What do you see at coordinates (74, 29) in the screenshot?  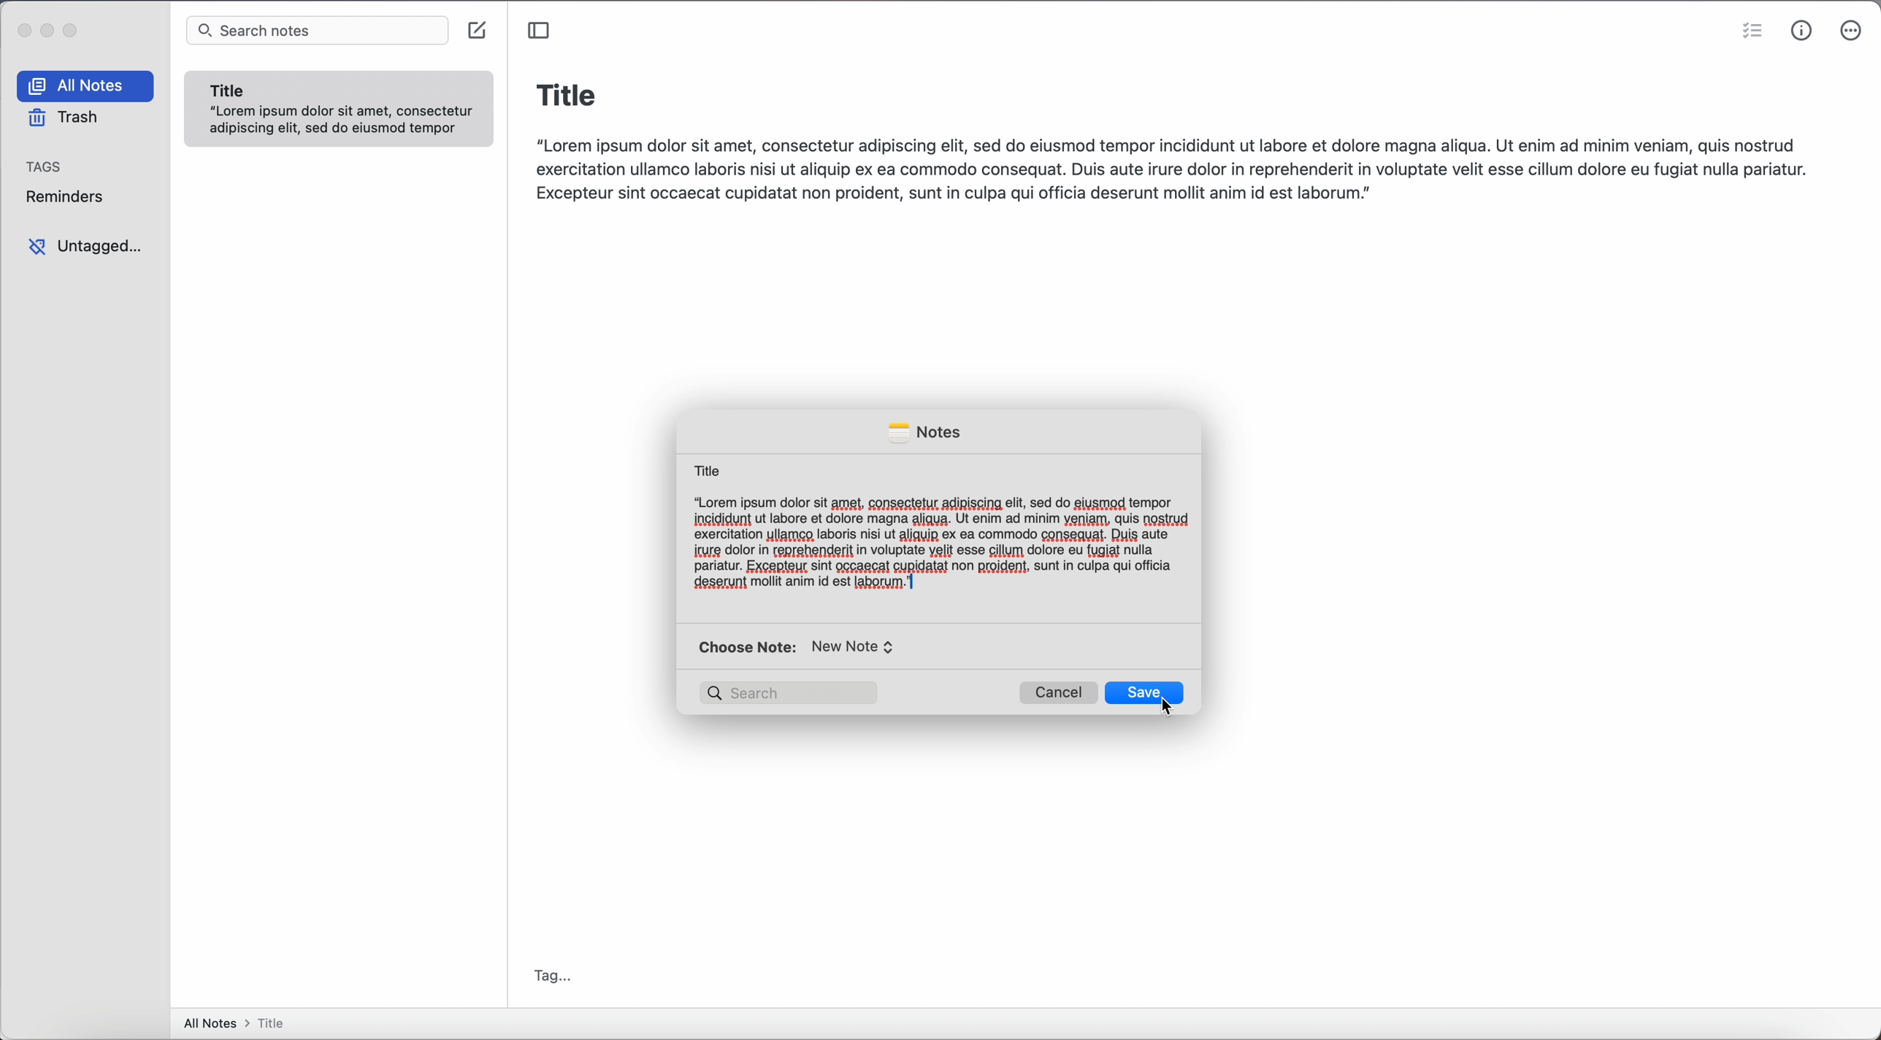 I see `maximize app` at bounding box center [74, 29].